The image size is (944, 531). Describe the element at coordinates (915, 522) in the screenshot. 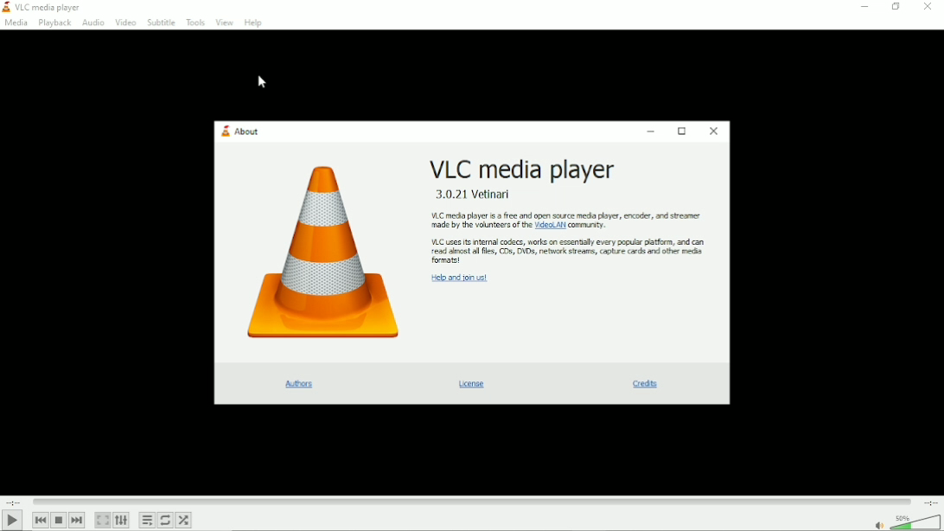

I see `Volume` at that location.